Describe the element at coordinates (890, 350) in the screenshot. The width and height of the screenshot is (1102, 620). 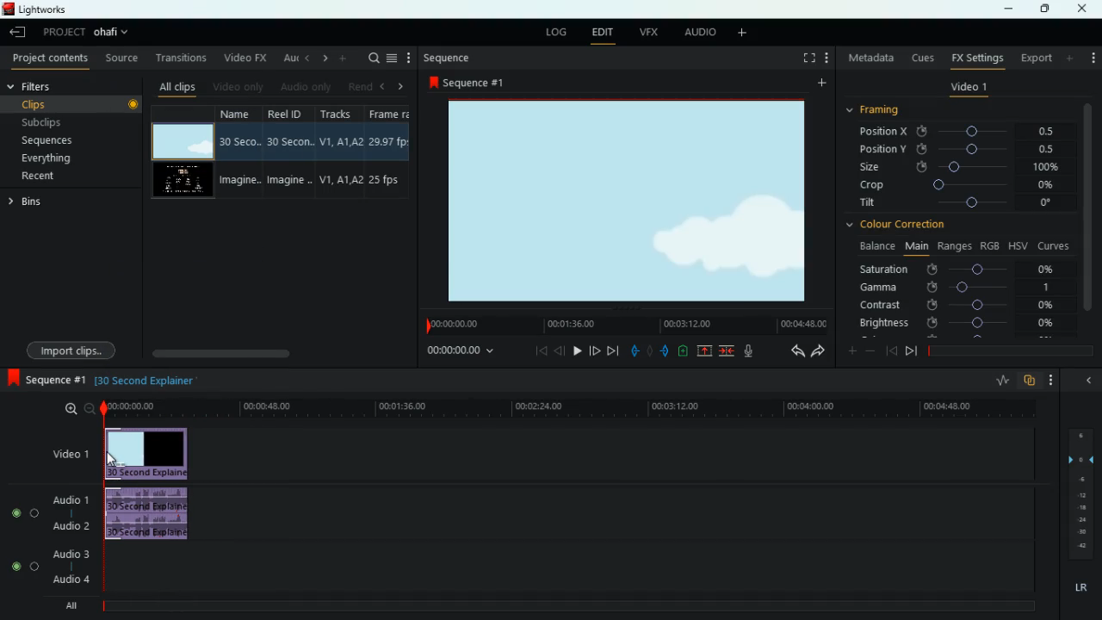
I see `back` at that location.